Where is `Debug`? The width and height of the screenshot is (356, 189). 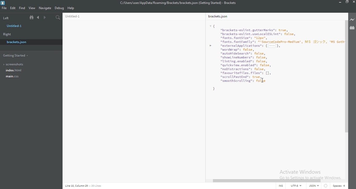
Debug is located at coordinates (60, 8).